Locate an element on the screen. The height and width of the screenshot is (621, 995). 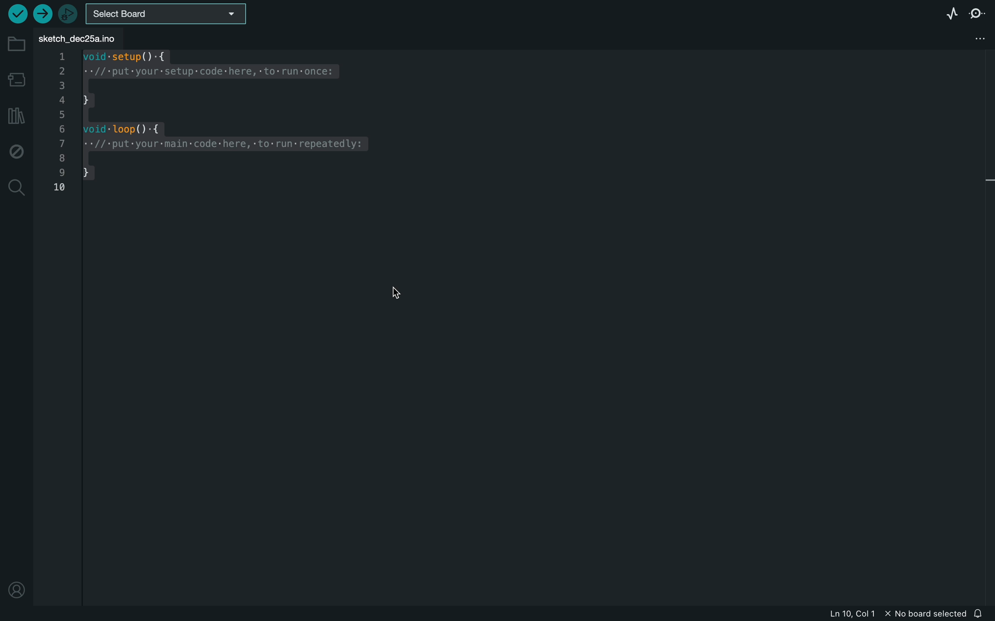
upload is located at coordinates (41, 15).